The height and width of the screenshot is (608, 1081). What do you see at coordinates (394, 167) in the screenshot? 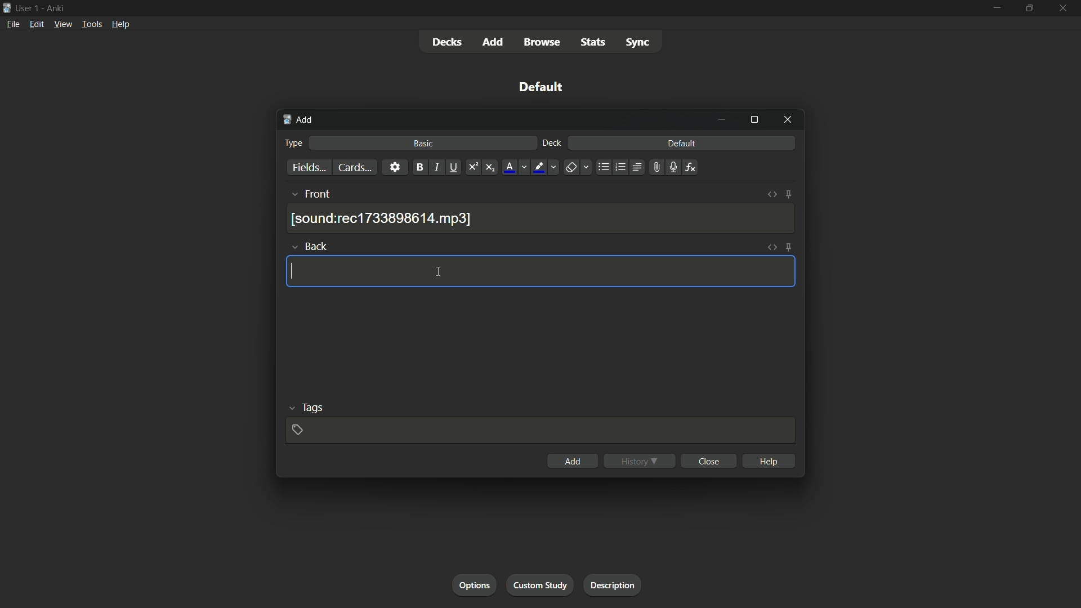
I see `settings` at bounding box center [394, 167].